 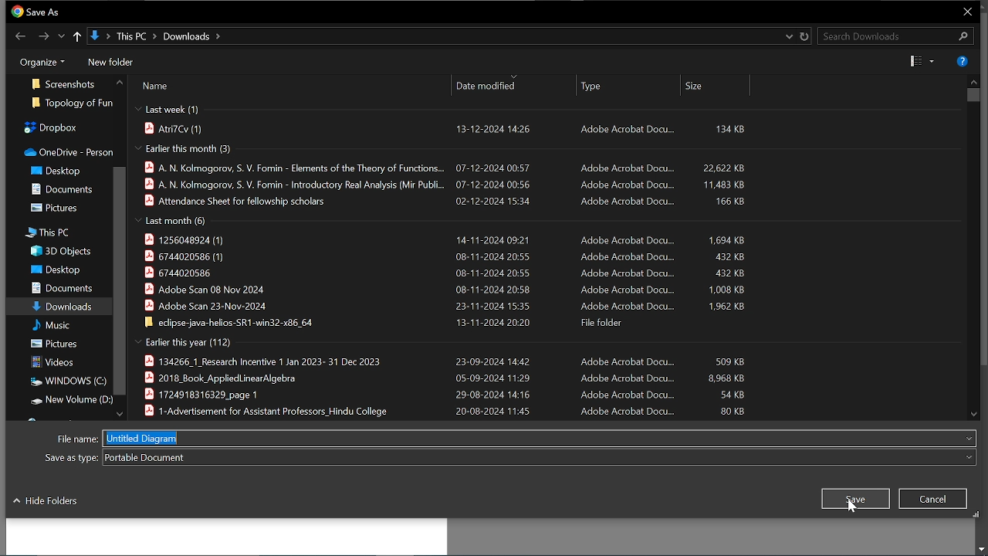 I want to click on ‘Adobe Acrobat Docu..., so click(x=627, y=362).